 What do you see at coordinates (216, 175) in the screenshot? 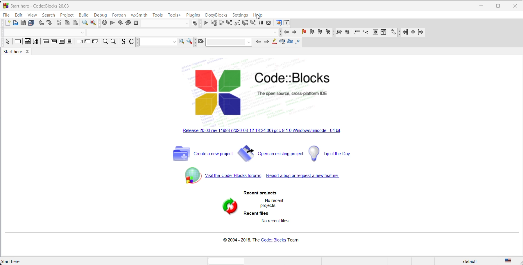
I see `Visit the Code Blocks forums` at bounding box center [216, 175].